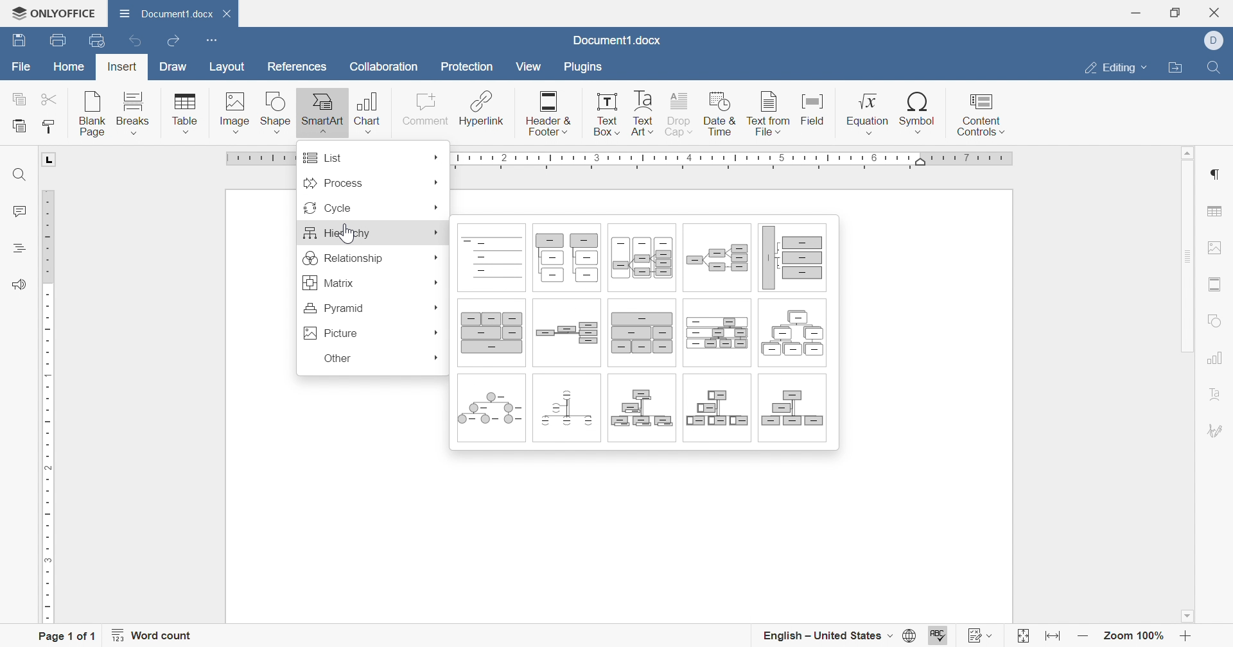 This screenshot has height=647, width=1233. What do you see at coordinates (438, 158) in the screenshot?
I see `More` at bounding box center [438, 158].